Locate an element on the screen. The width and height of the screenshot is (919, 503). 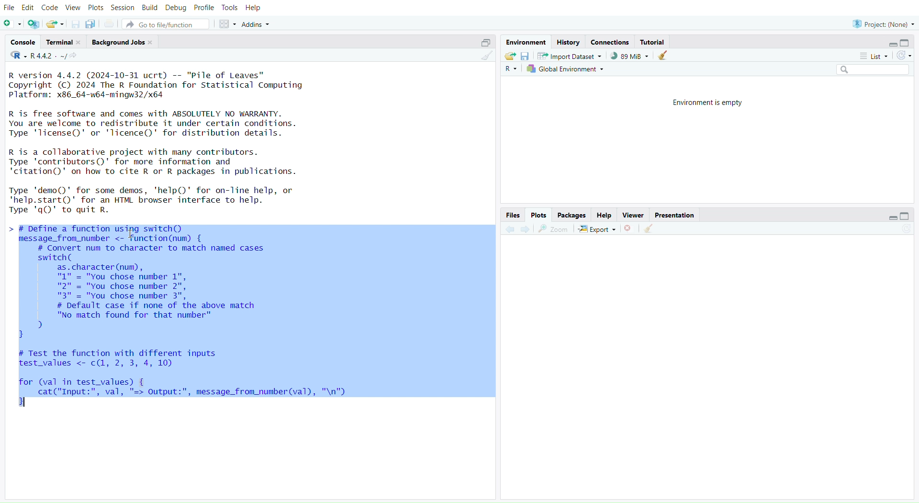
Plots is located at coordinates (538, 214).